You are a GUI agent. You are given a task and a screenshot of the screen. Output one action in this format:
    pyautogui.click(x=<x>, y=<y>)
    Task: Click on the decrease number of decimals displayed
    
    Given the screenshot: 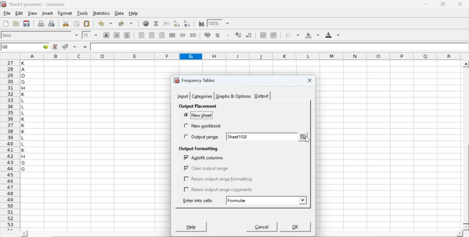 What is the action you would take?
    pyautogui.click(x=248, y=35)
    